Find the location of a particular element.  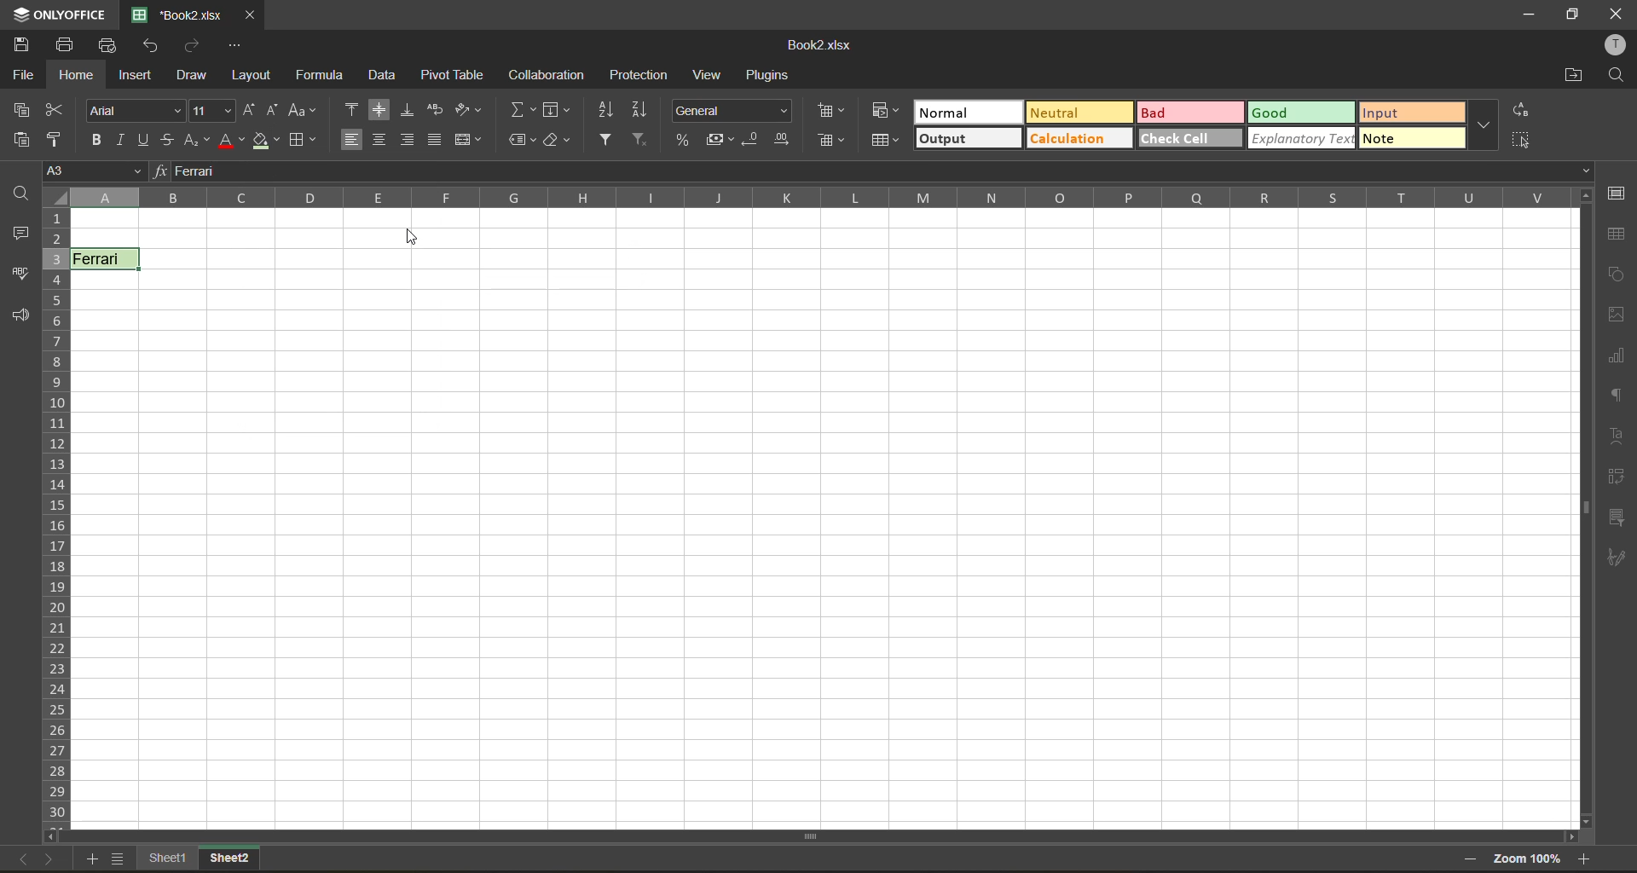

input is located at coordinates (1413, 110).